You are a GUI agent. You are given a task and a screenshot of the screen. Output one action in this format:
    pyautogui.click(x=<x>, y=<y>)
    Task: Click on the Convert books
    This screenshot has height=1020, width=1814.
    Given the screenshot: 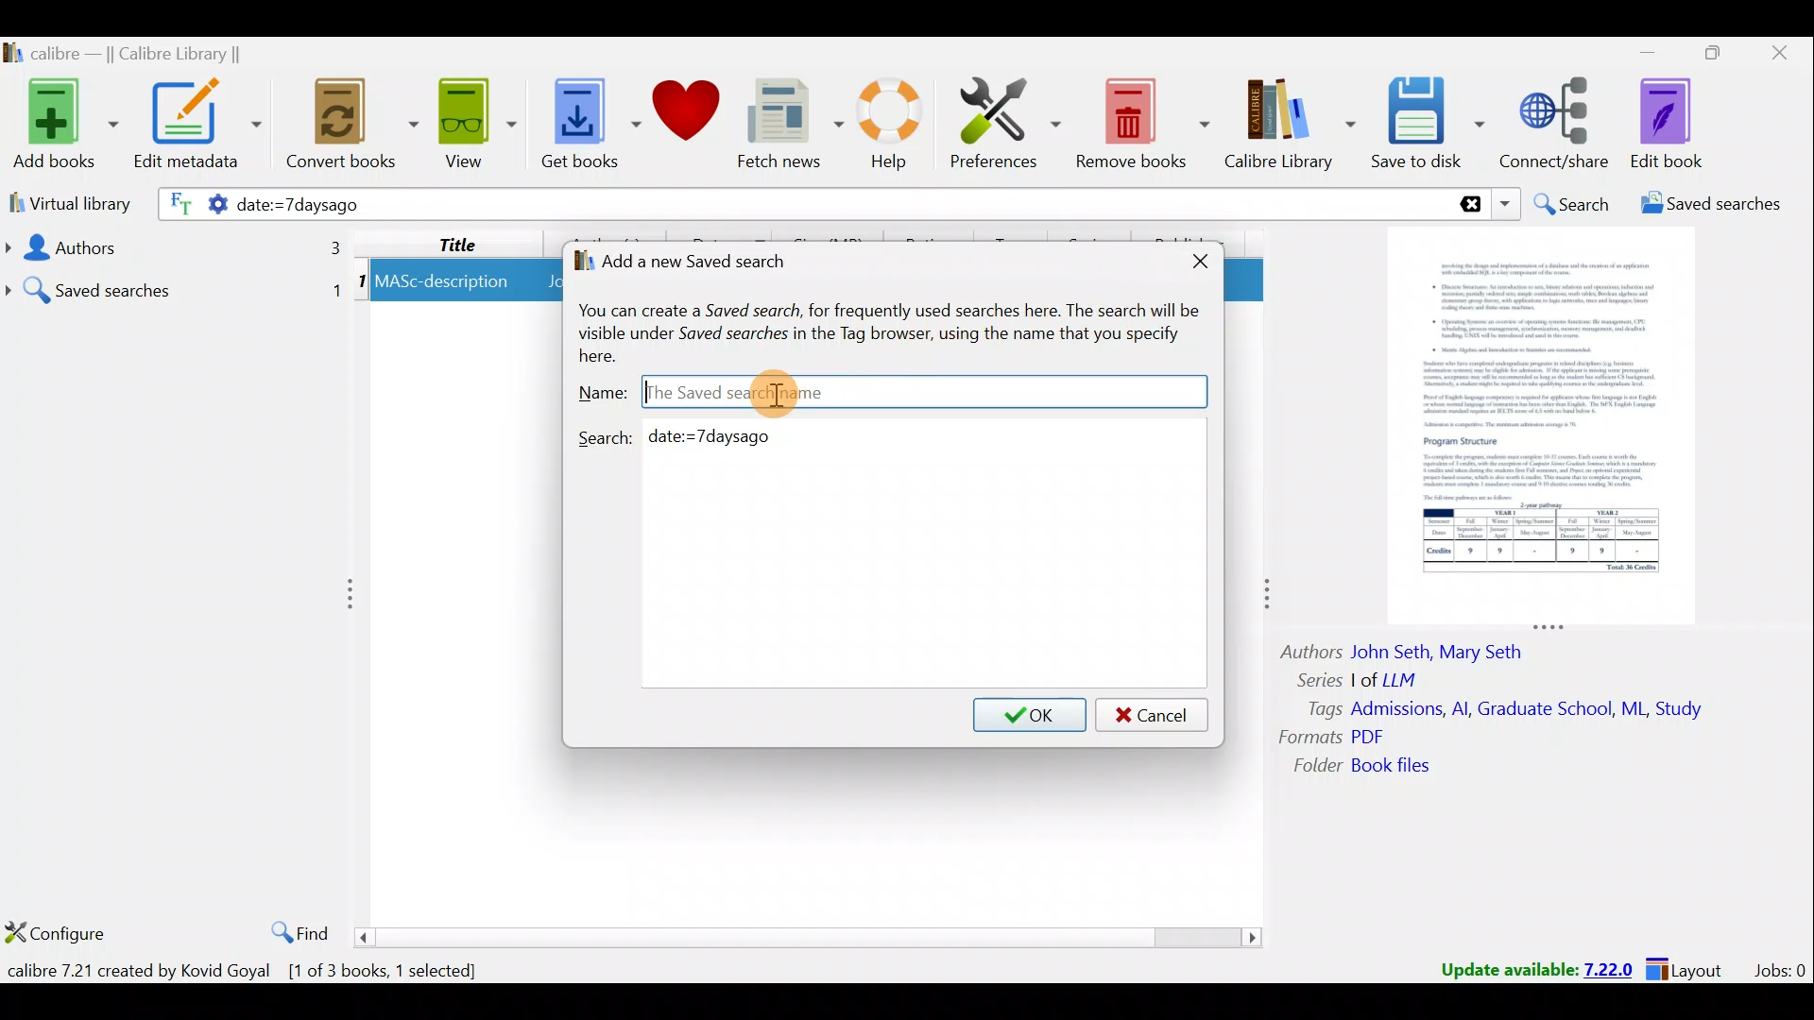 What is the action you would take?
    pyautogui.click(x=353, y=129)
    